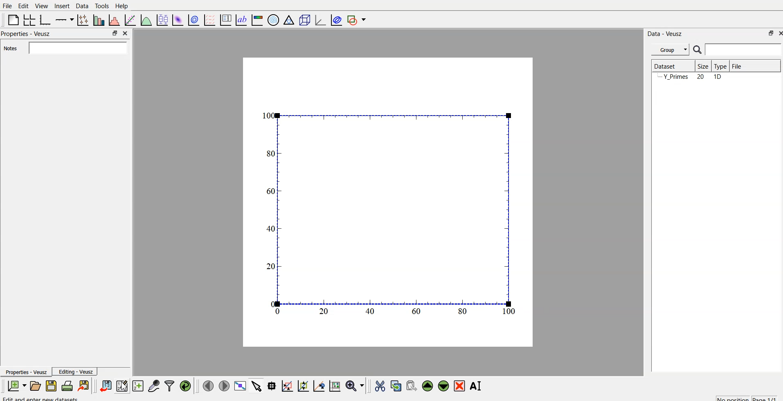 The image size is (783, 401). Describe the element at coordinates (688, 77) in the screenshot. I see `Y_Primes 20 1D` at that location.